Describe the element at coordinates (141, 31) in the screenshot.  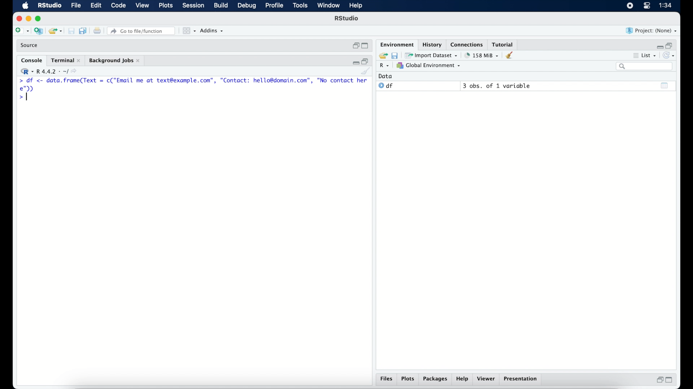
I see `Go to file/function` at that location.